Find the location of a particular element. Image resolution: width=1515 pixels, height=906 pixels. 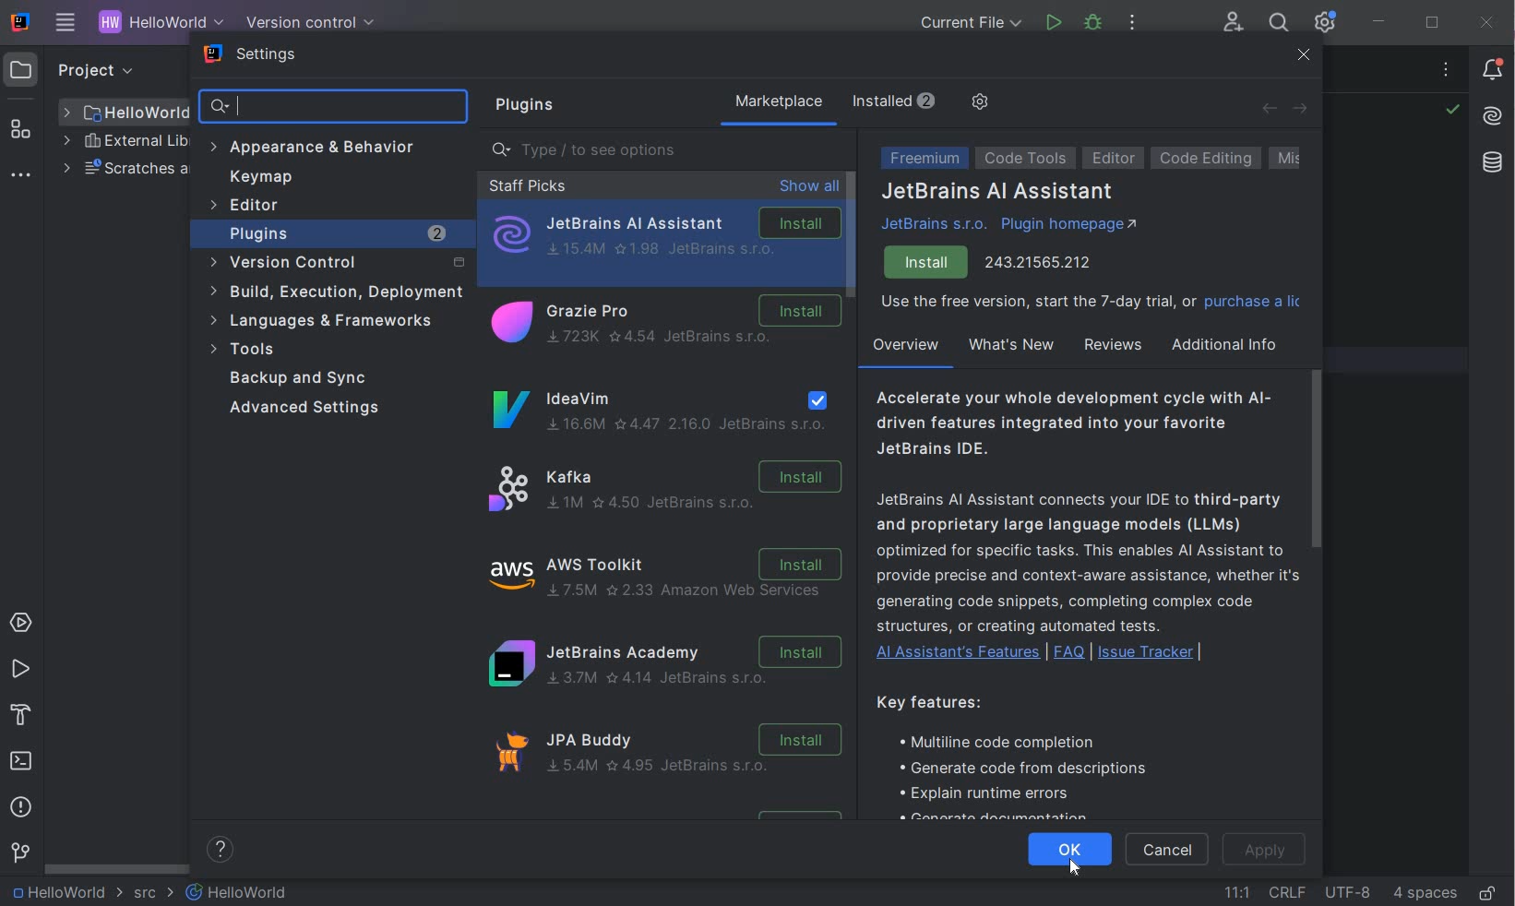

use the free version, start 7-day trial is located at coordinates (1090, 304).